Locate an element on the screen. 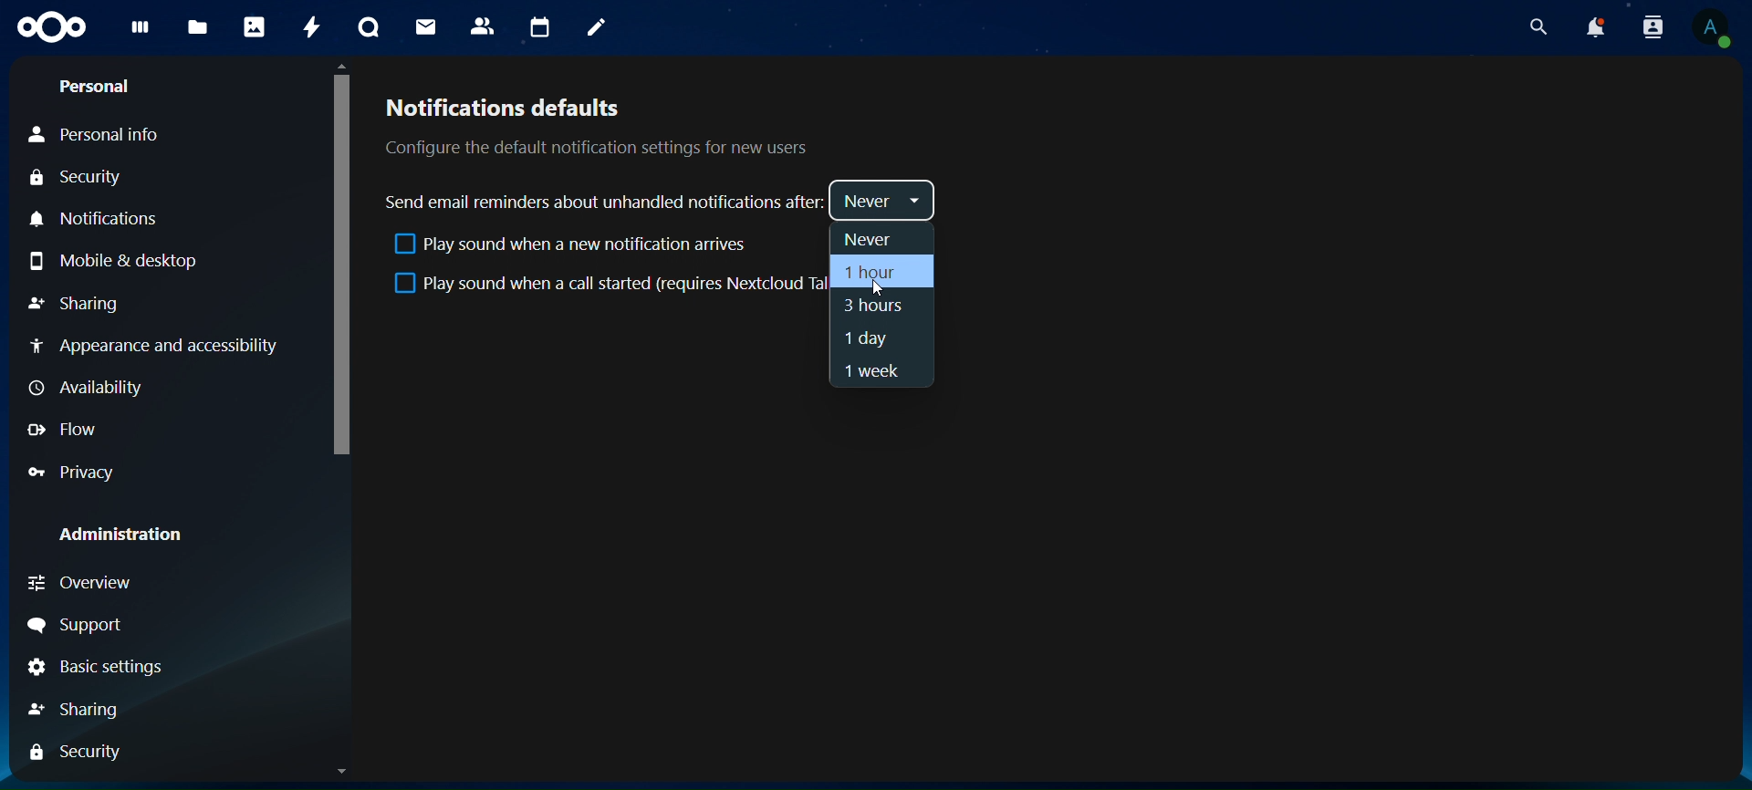 Image resolution: width=1752 pixels, height=790 pixels. talk is located at coordinates (371, 28).